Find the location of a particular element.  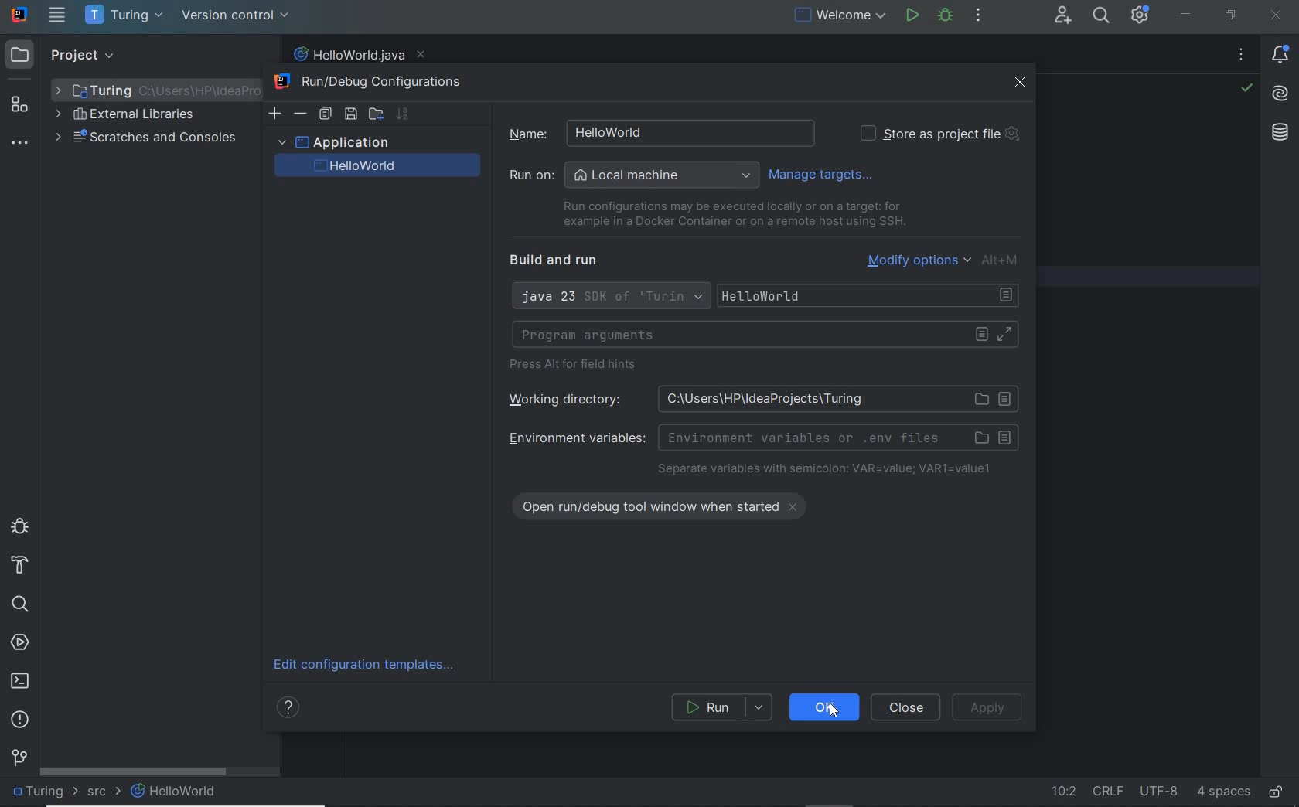

cancel is located at coordinates (908, 707).